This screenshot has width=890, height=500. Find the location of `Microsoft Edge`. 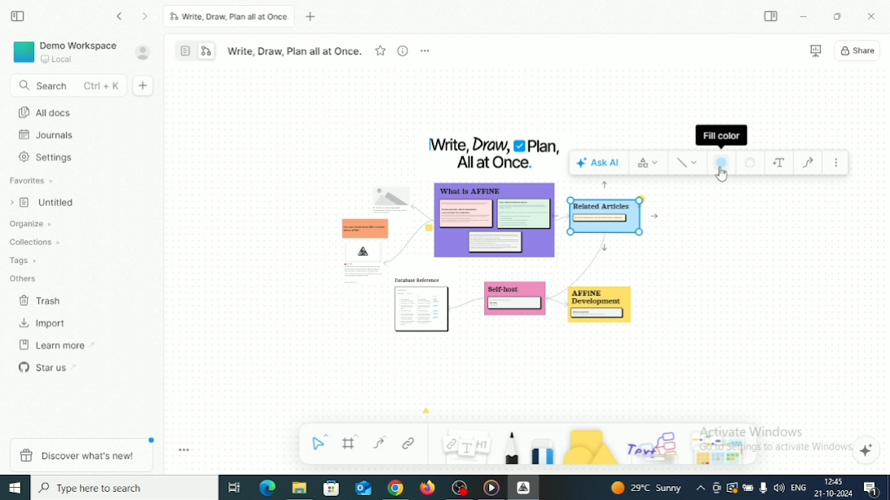

Microsoft Edge is located at coordinates (267, 487).